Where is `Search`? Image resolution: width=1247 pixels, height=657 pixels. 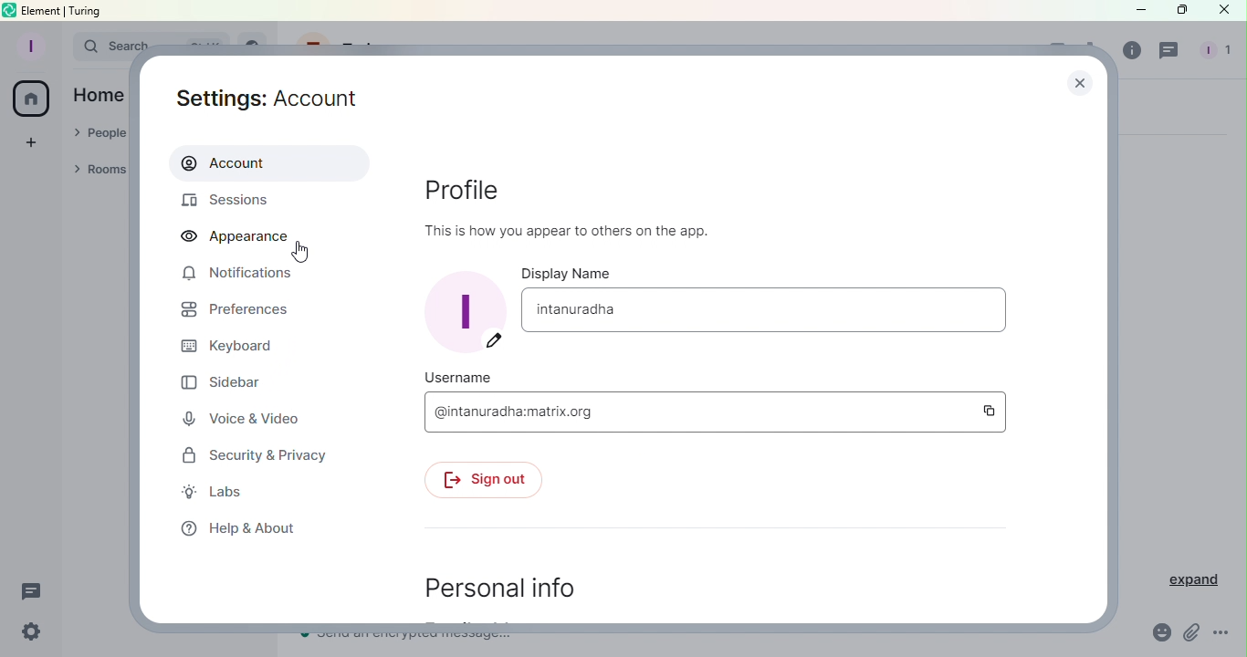
Search is located at coordinates (99, 45).